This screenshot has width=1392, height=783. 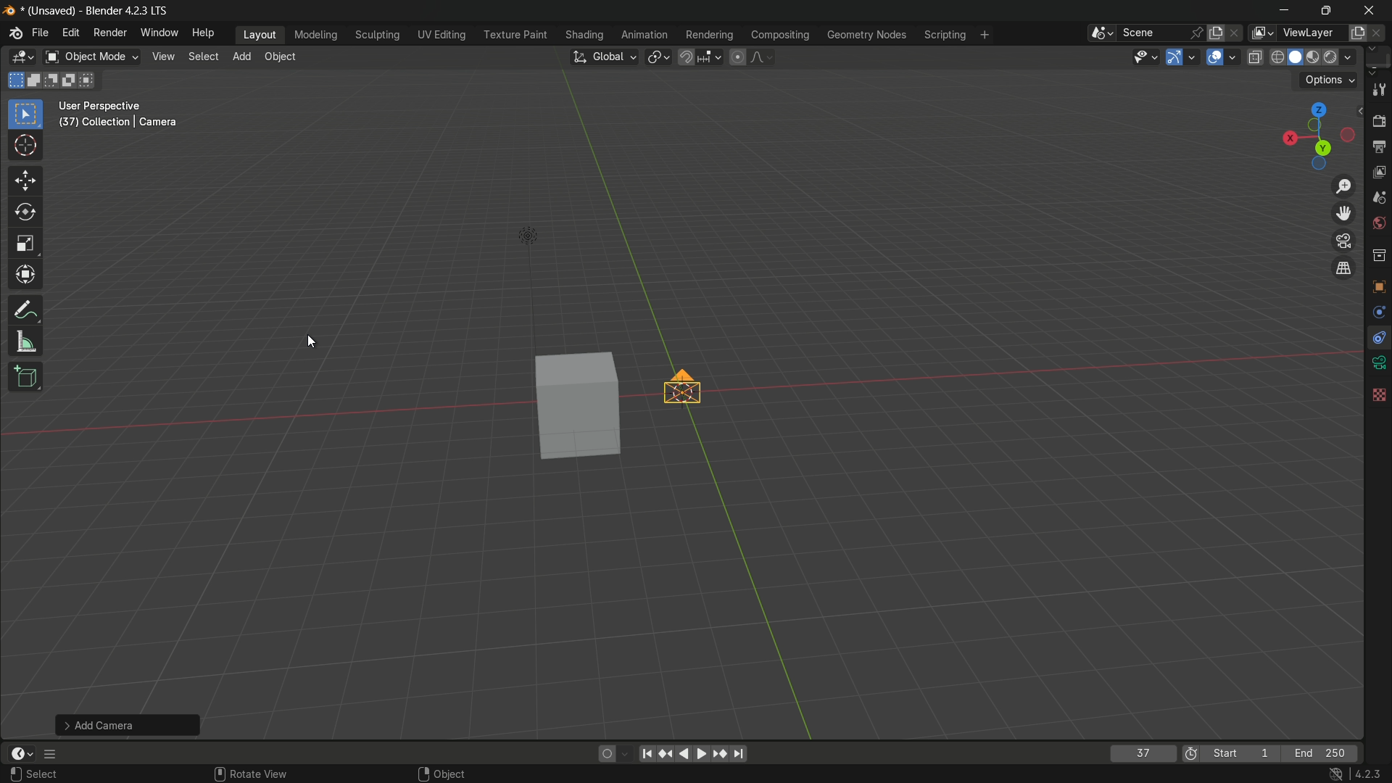 What do you see at coordinates (1099, 33) in the screenshot?
I see `browse scene` at bounding box center [1099, 33].